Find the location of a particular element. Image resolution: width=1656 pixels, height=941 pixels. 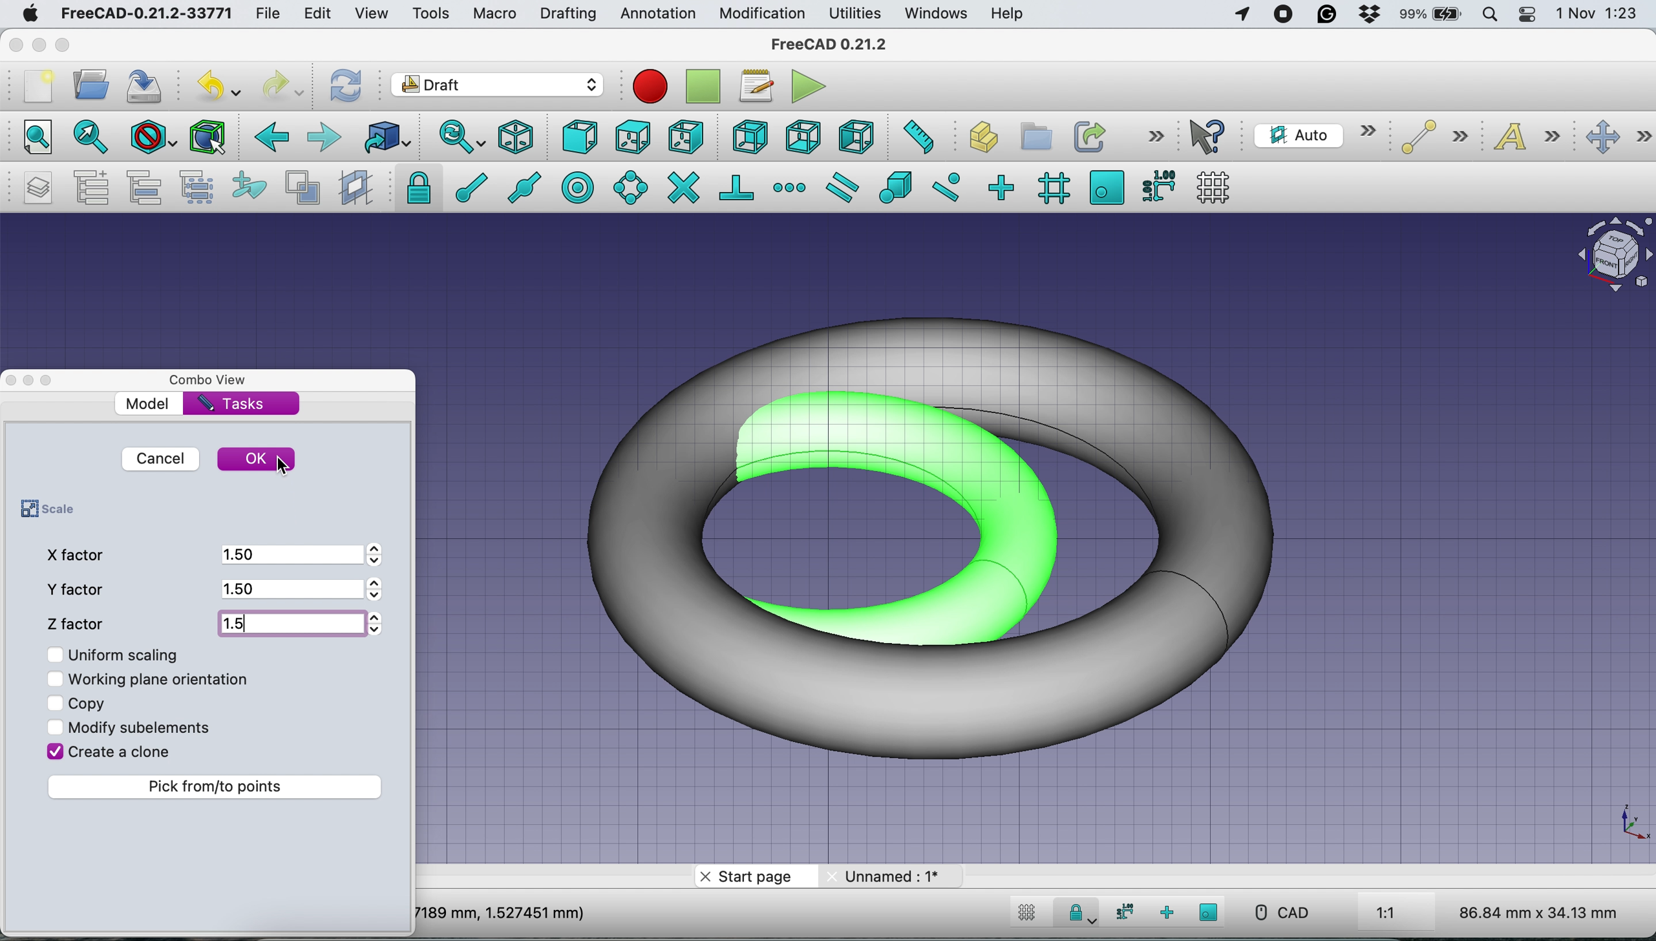

macro is located at coordinates (495, 16).